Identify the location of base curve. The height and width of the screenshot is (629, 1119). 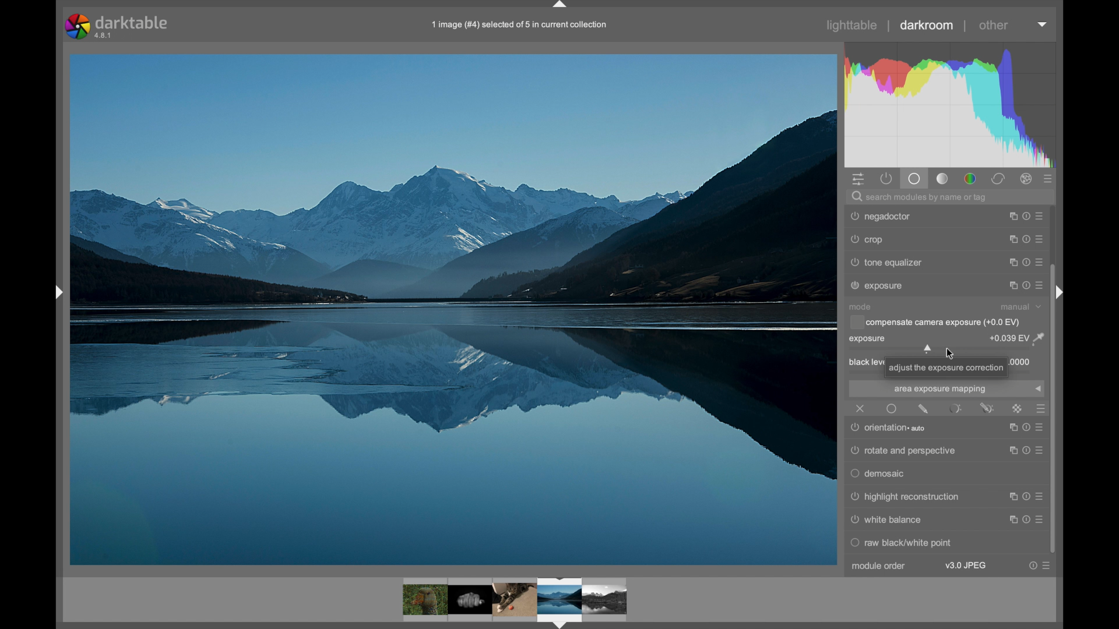
(891, 262).